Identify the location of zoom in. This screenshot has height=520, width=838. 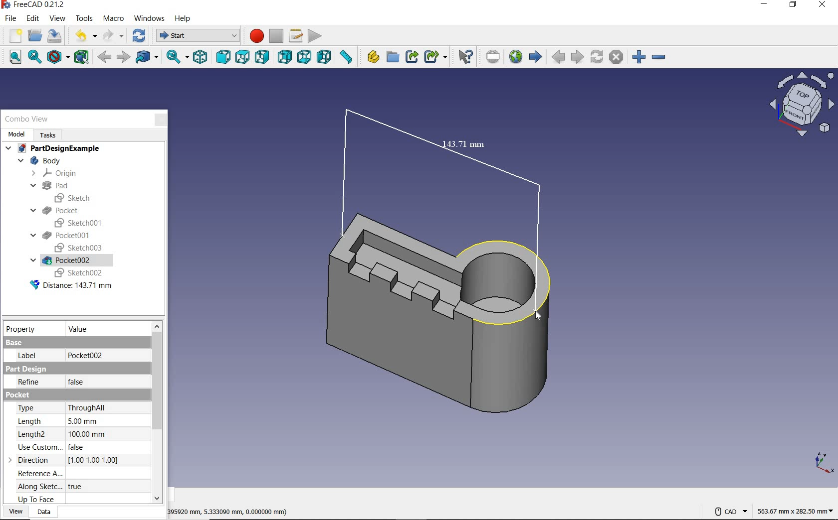
(639, 57).